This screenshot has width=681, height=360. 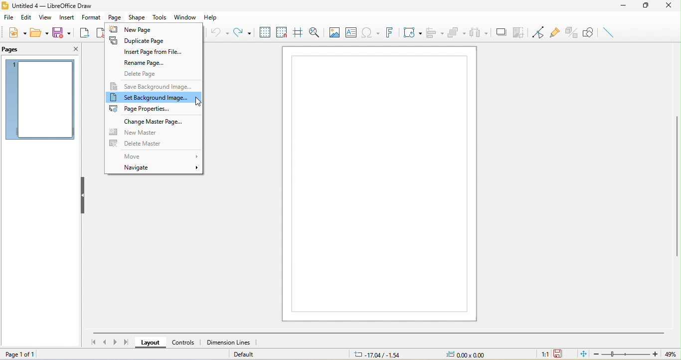 What do you see at coordinates (25, 355) in the screenshot?
I see `page 1 of 1` at bounding box center [25, 355].